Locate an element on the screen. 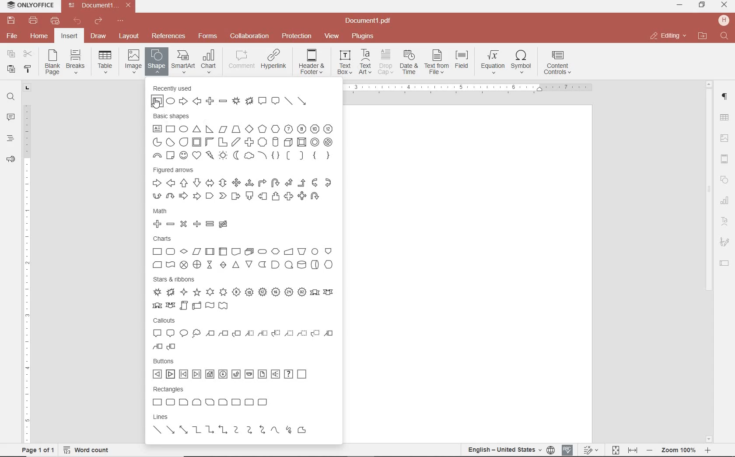 Image resolution: width=735 pixels, height=457 pixels. CALLOUTS is located at coordinates (243, 334).